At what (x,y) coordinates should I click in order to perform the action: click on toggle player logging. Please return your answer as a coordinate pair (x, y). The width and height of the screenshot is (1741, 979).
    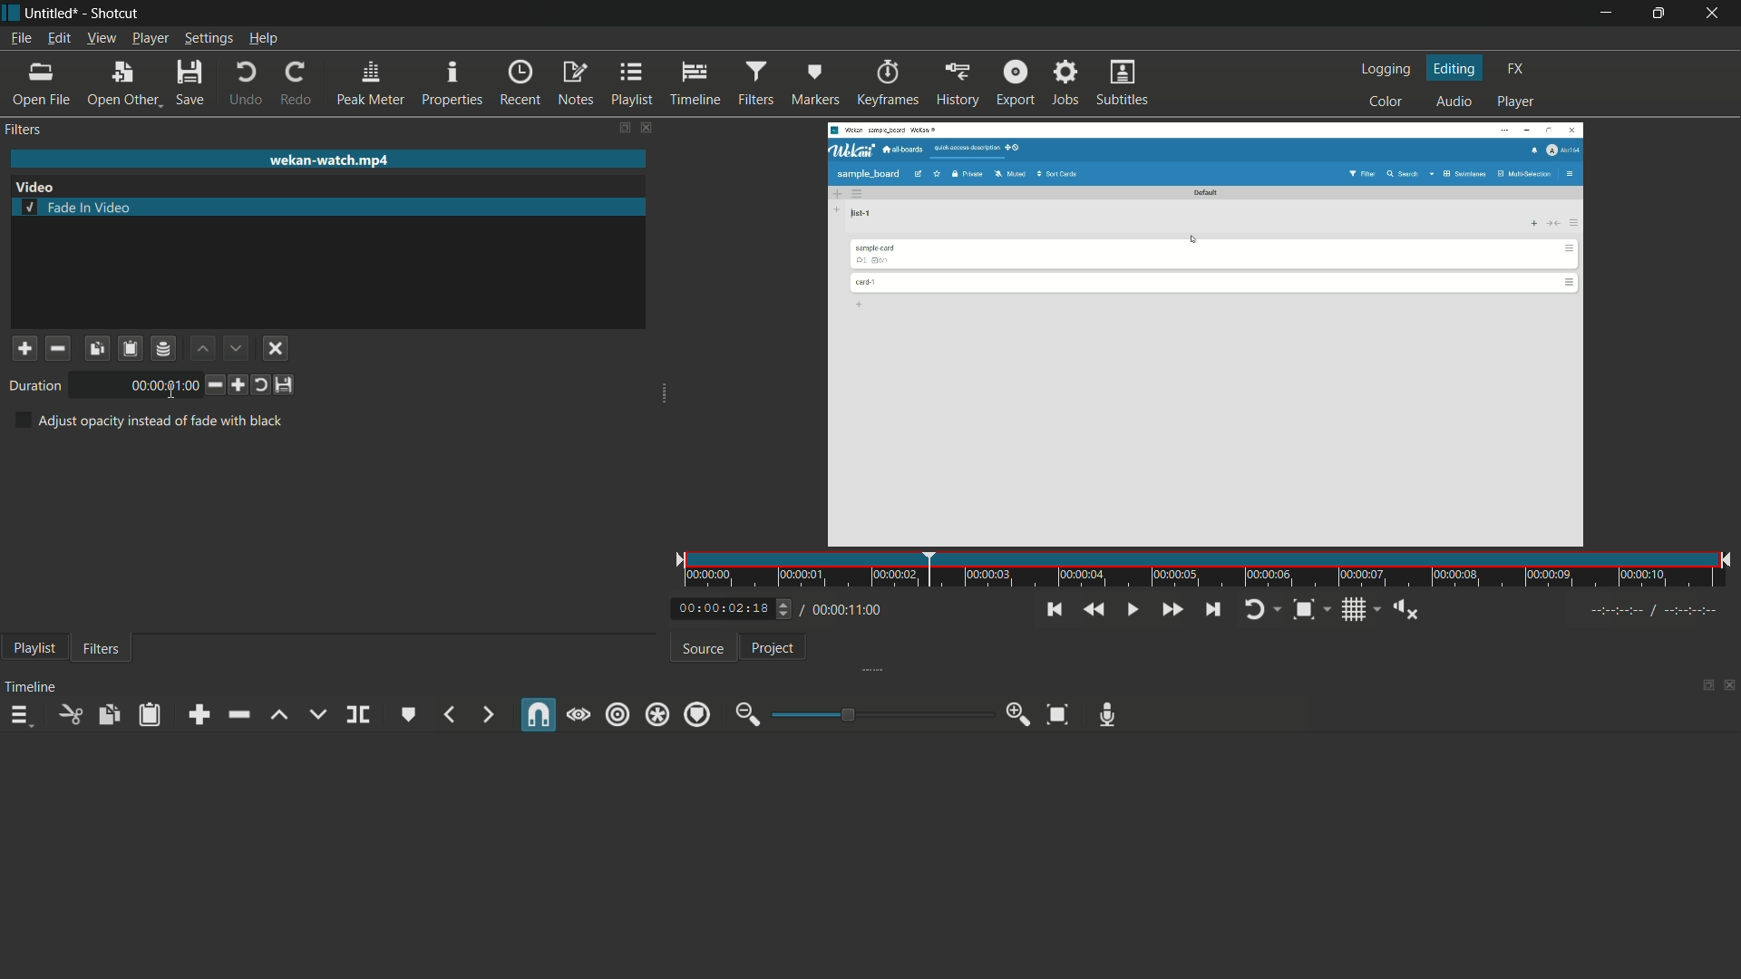
    Looking at the image, I should click on (1258, 610).